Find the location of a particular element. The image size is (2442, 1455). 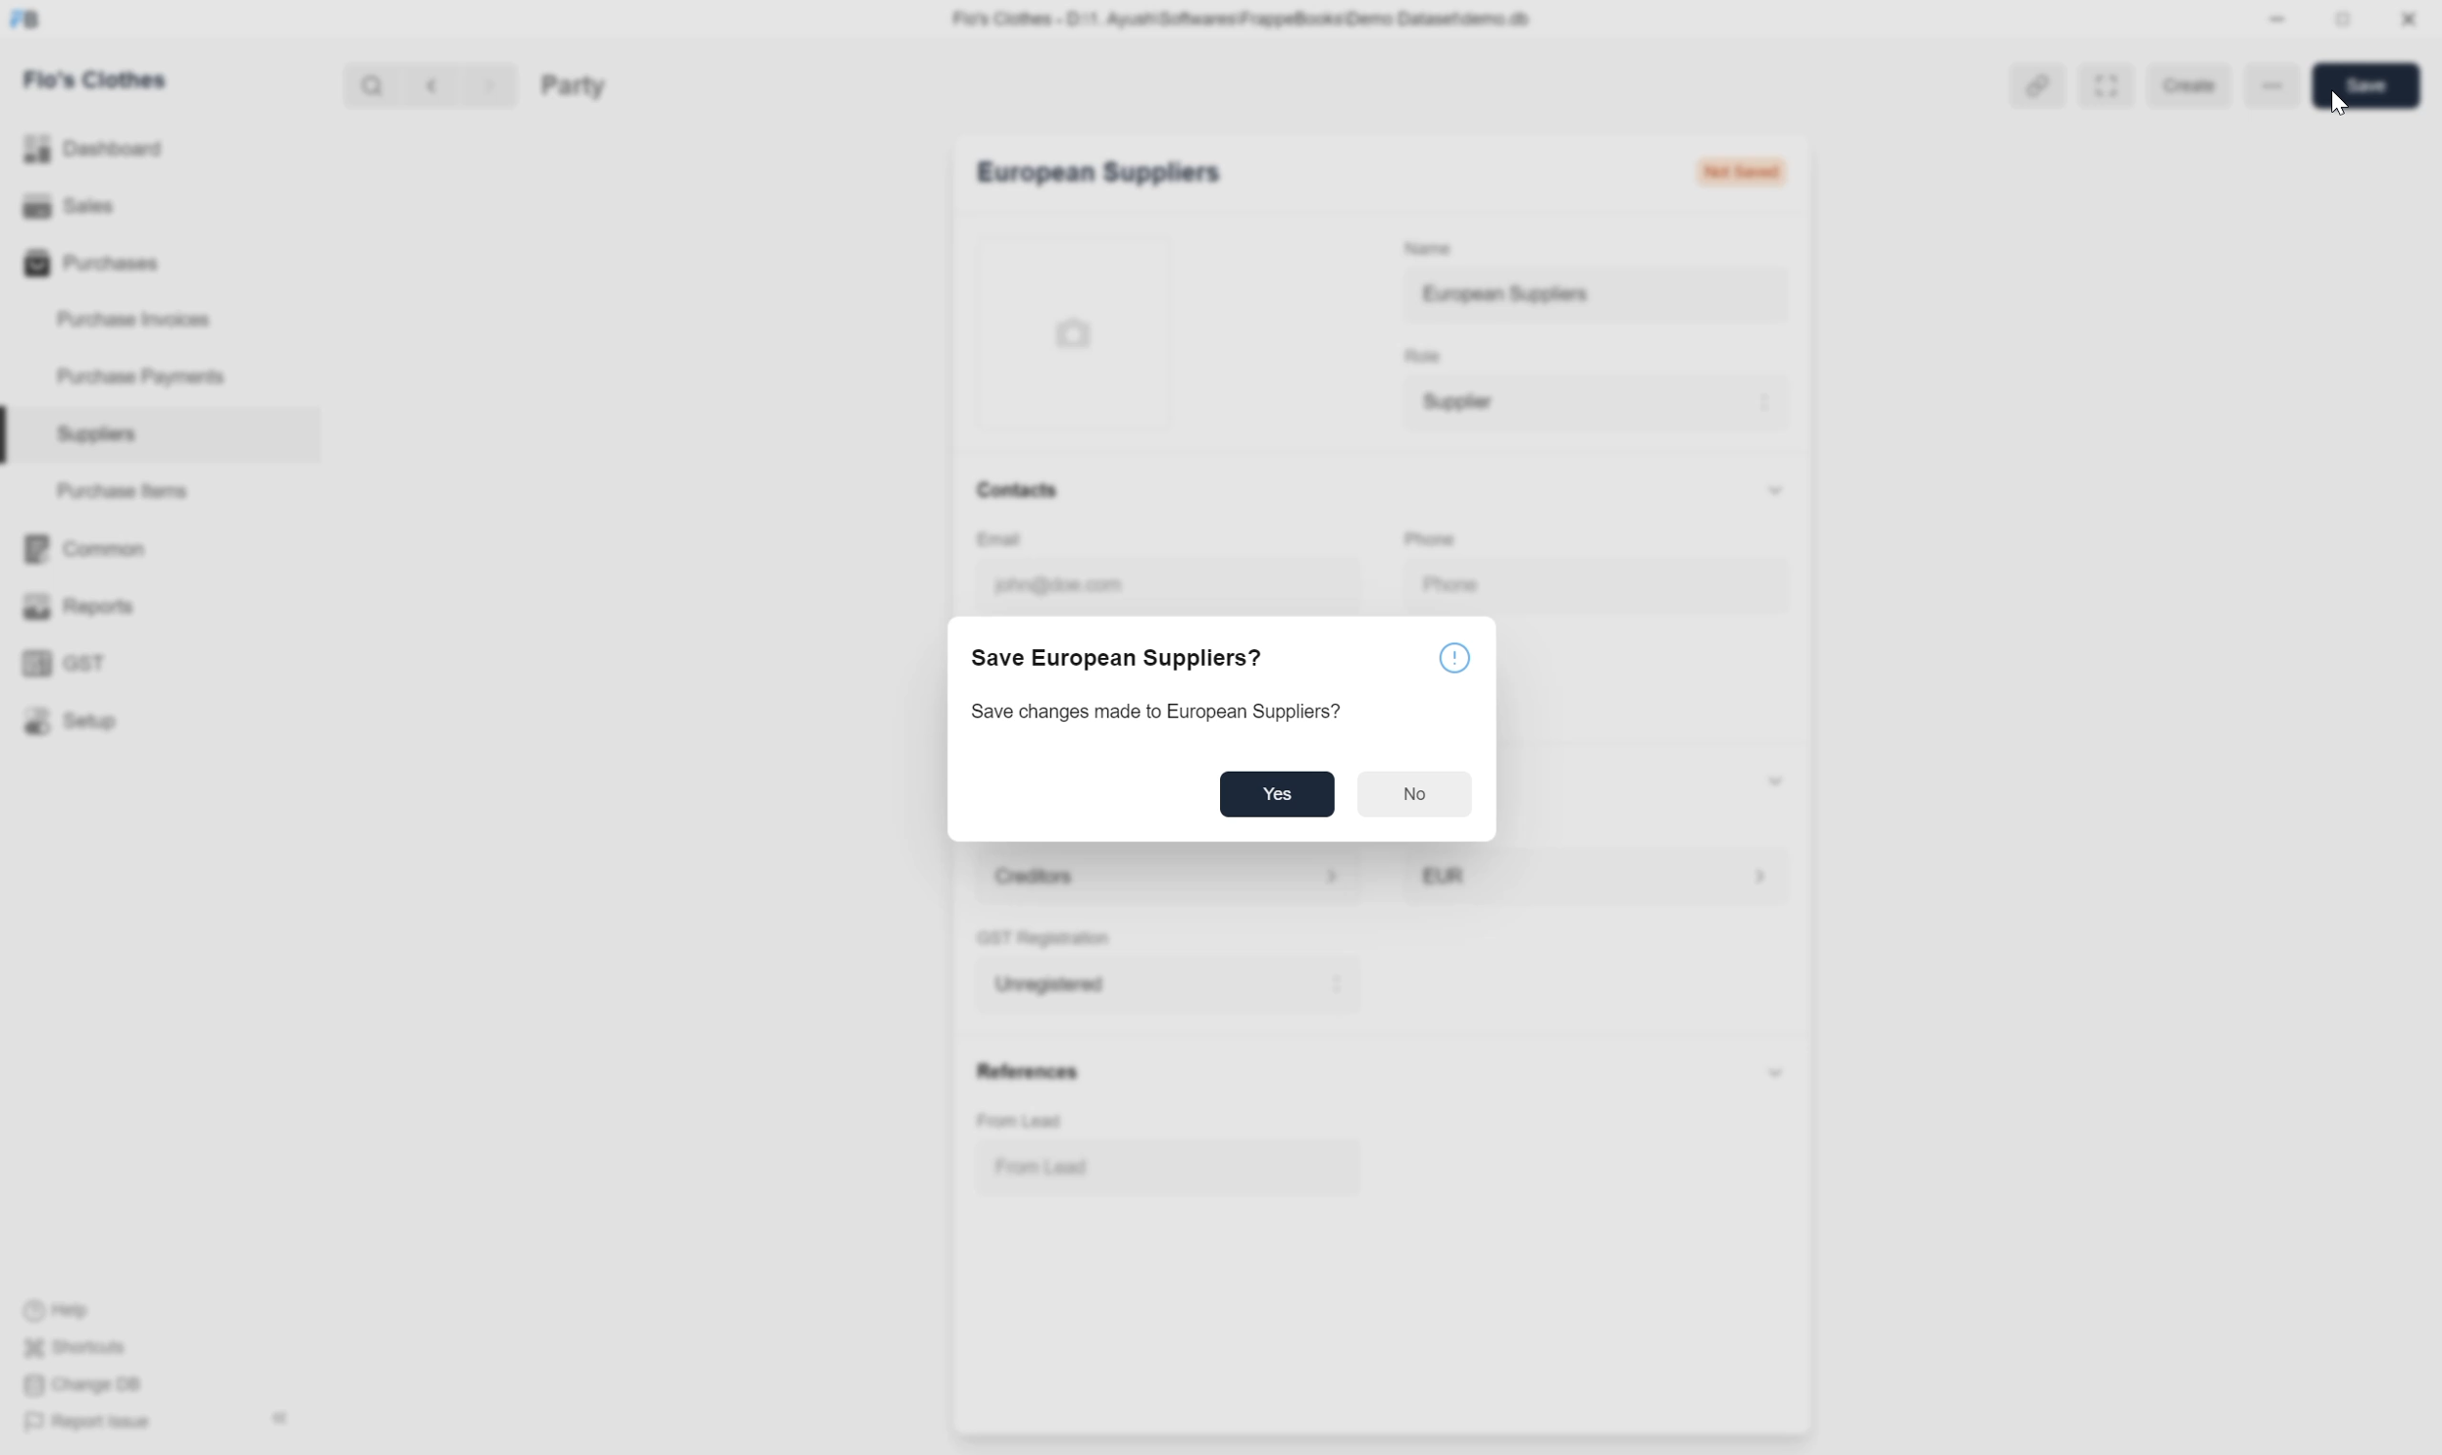

help is located at coordinates (55, 1314).